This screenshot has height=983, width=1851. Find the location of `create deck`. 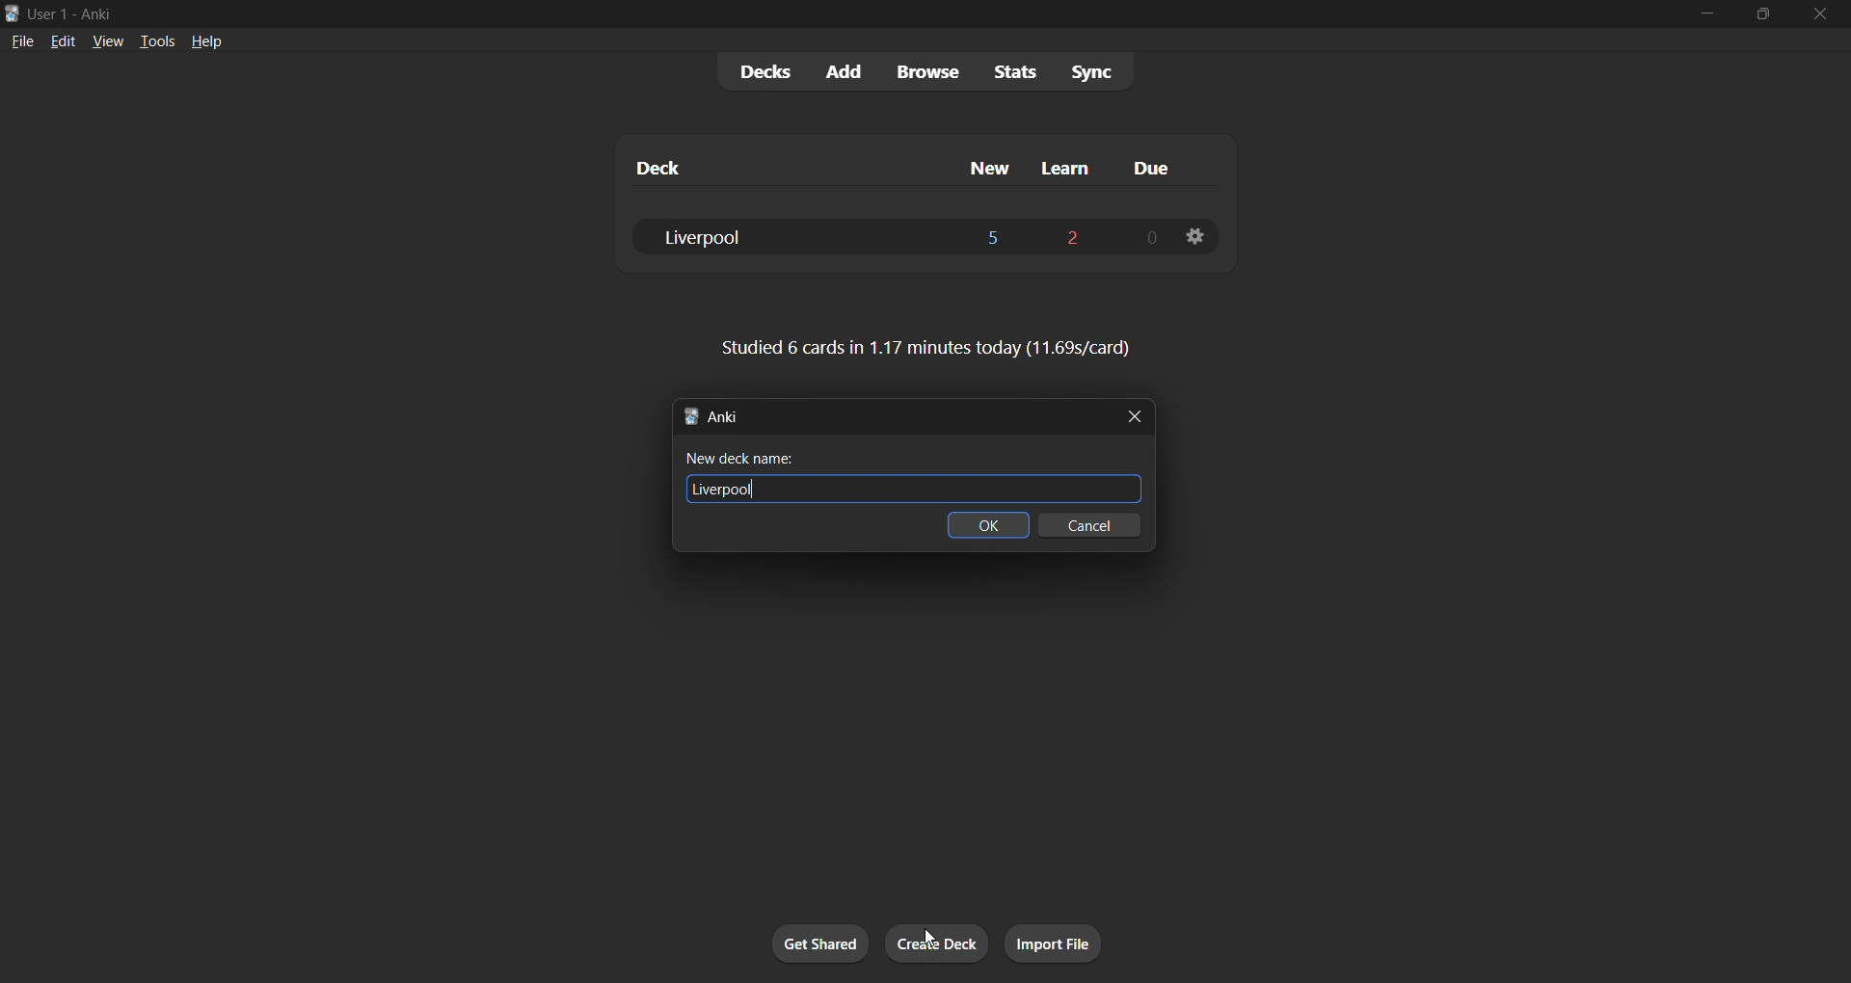

create deck is located at coordinates (936, 943).